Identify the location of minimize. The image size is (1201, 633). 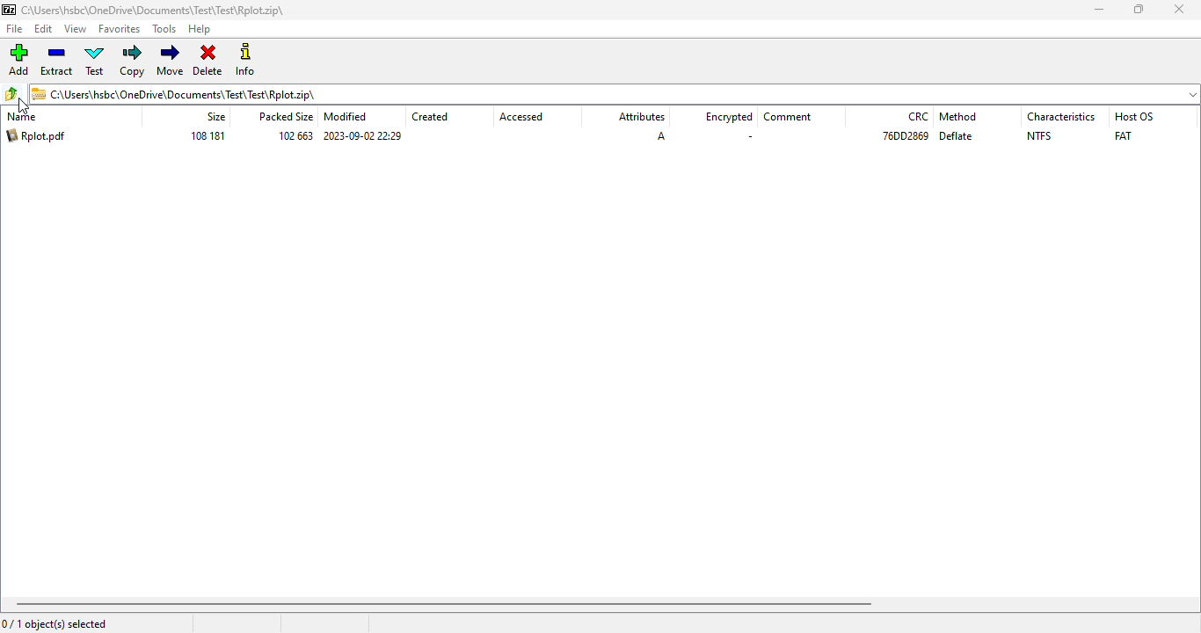
(1098, 10).